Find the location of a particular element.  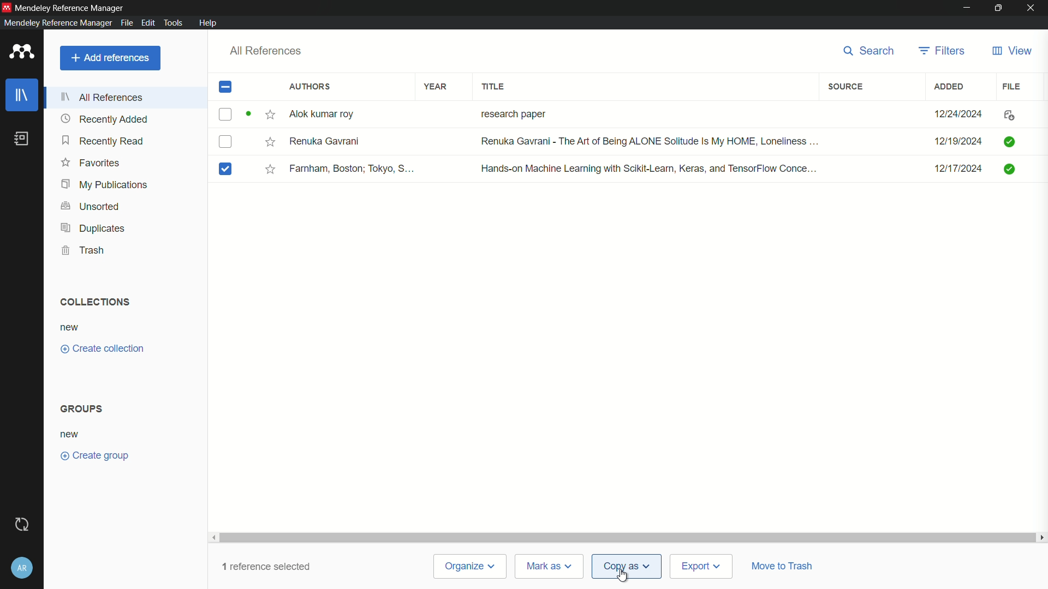

12/17/2024 is located at coordinates (952, 169).